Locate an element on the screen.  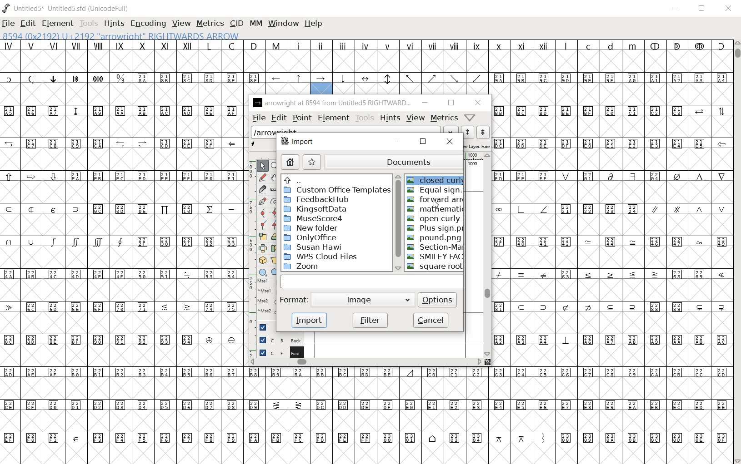
MuseScore4 is located at coordinates (313, 219).